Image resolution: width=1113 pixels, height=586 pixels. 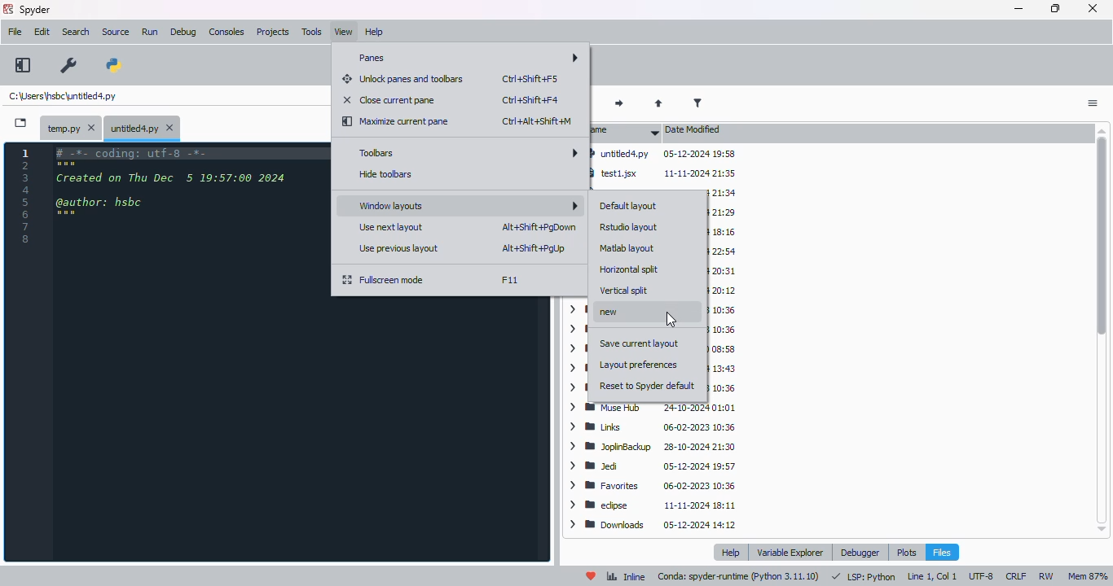 What do you see at coordinates (466, 152) in the screenshot?
I see `toolbars` at bounding box center [466, 152].